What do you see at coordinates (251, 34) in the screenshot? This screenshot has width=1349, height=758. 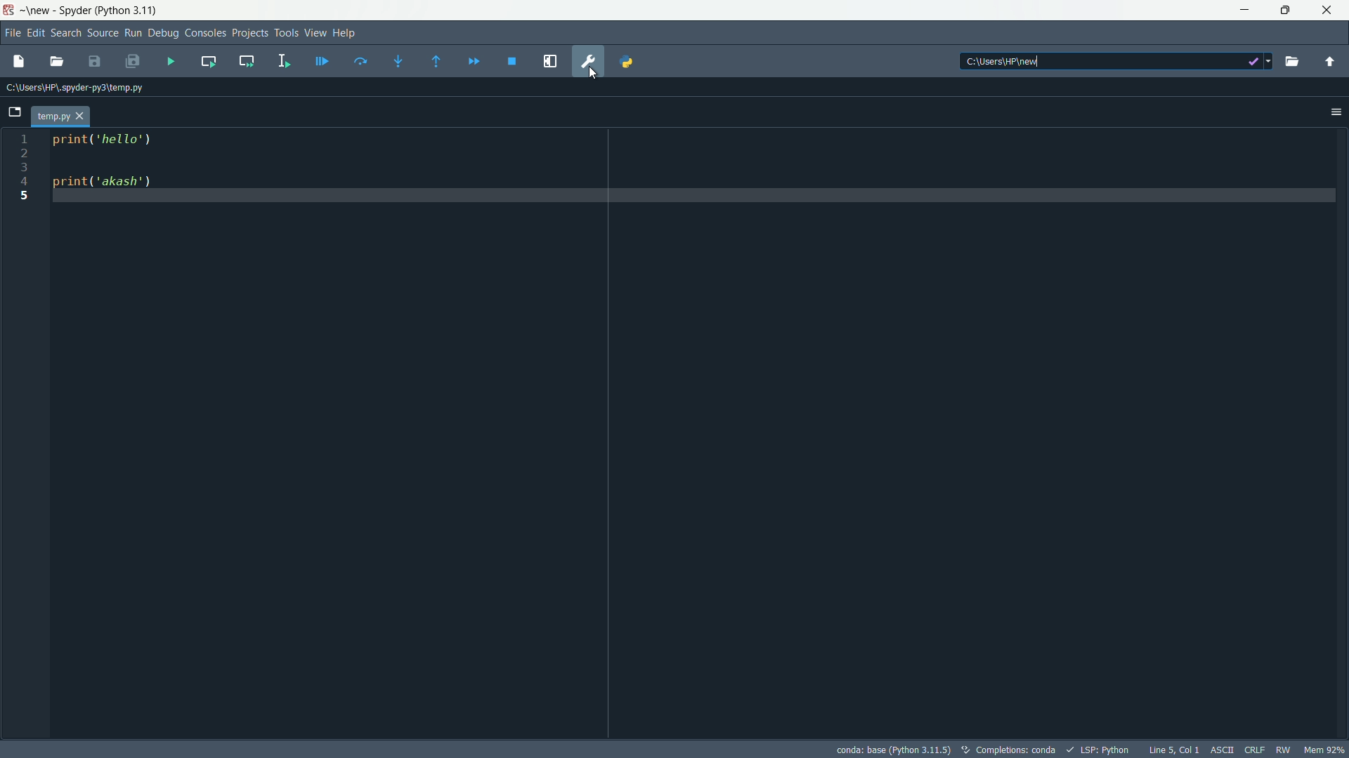 I see `projects menu` at bounding box center [251, 34].